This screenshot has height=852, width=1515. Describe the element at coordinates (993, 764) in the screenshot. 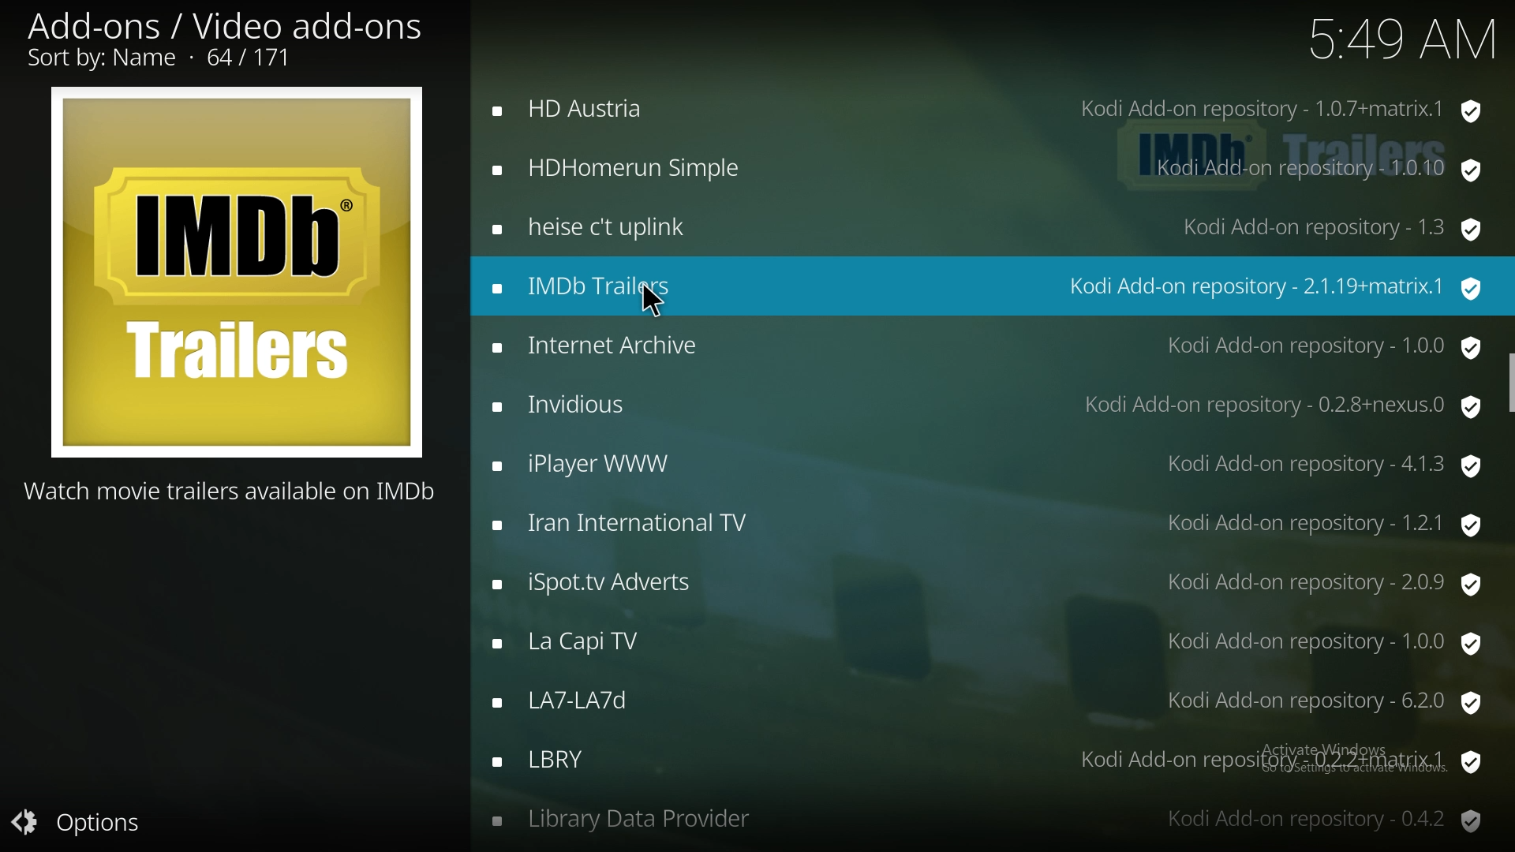

I see `add on` at that location.